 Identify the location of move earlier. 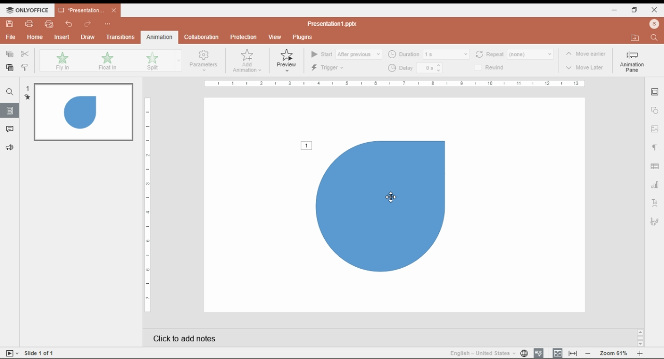
(585, 54).